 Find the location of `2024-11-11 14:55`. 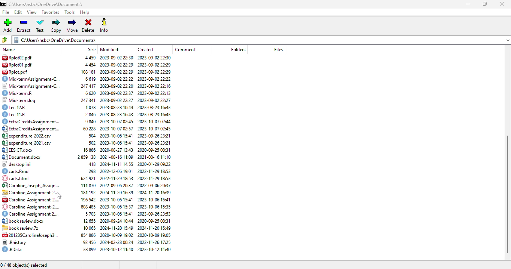

2024-11-11 14:55 is located at coordinates (117, 163).